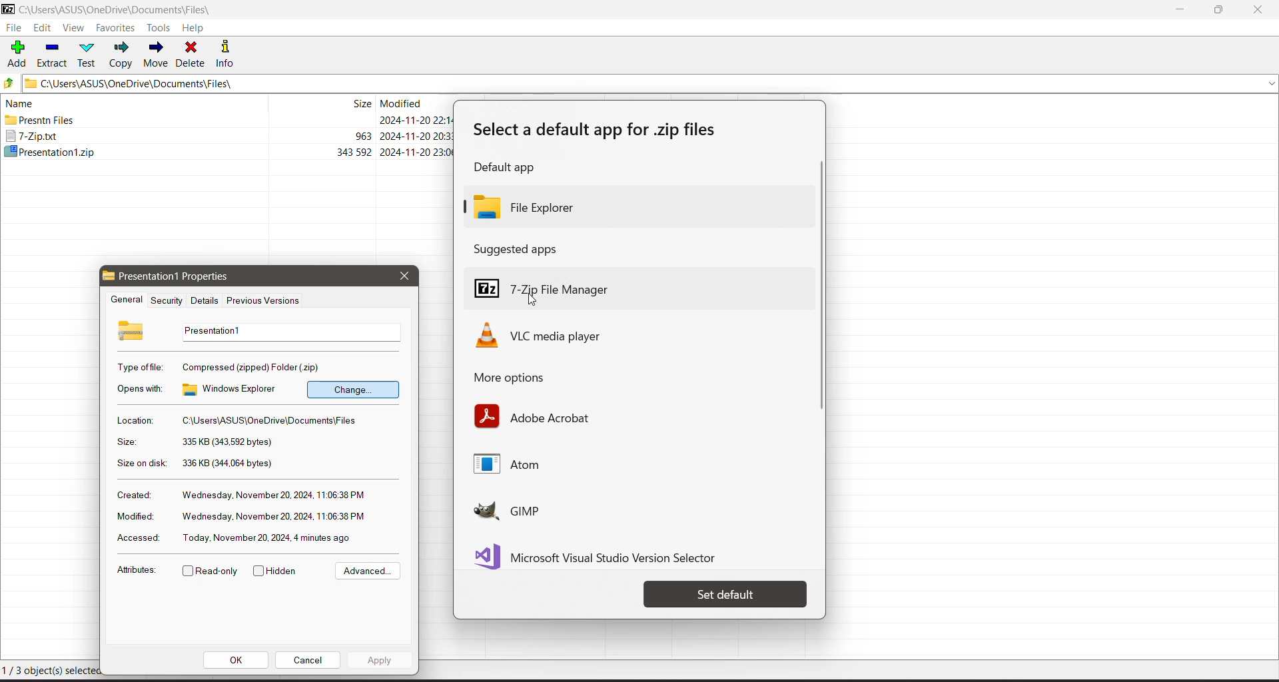  I want to click on Current Folder View, so click(225, 105).